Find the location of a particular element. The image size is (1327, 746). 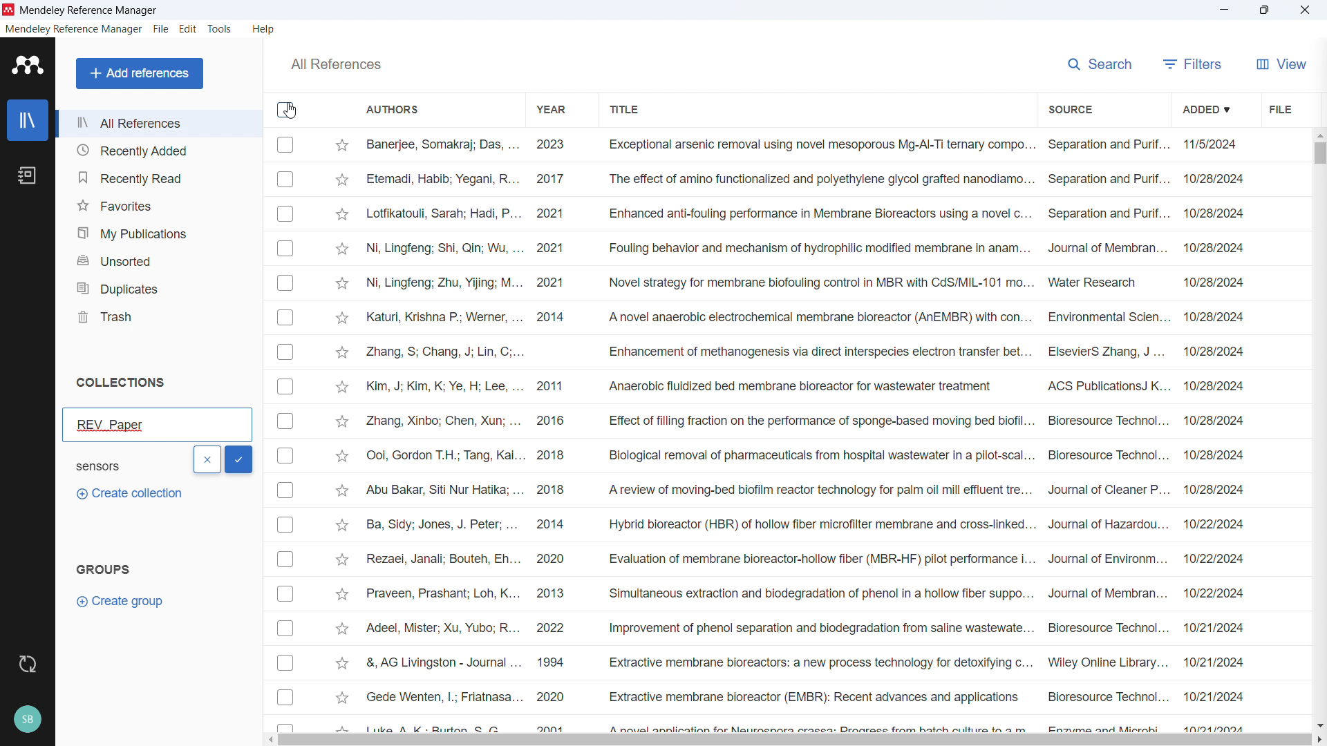

Collections  is located at coordinates (121, 383).